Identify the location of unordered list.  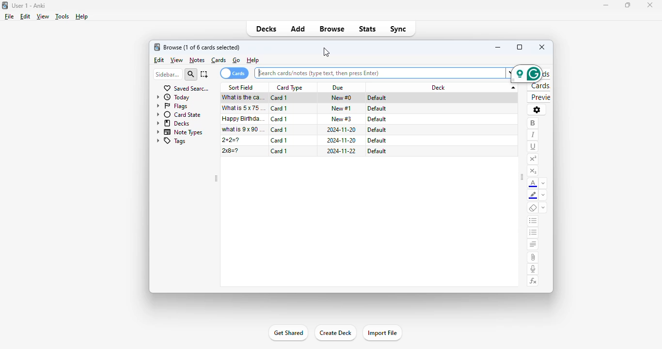
(533, 222).